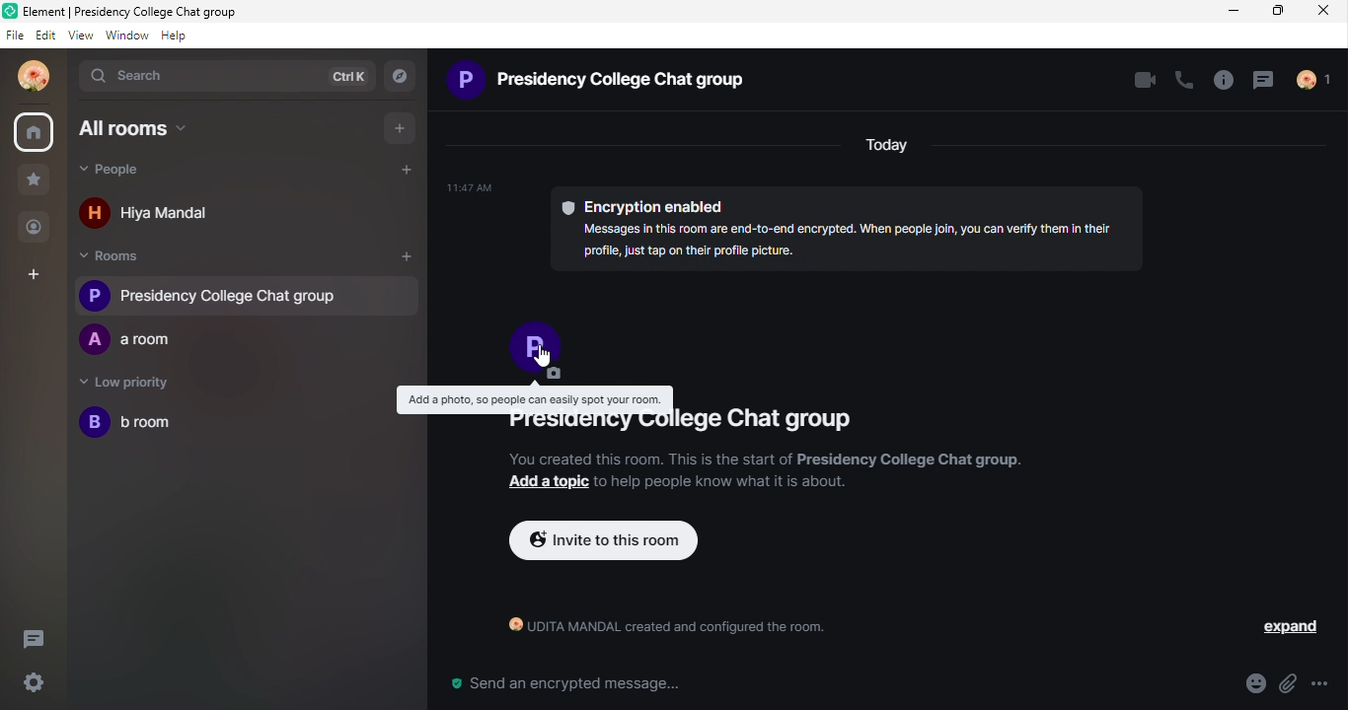 Image resolution: width=1348 pixels, height=710 pixels. What do you see at coordinates (404, 127) in the screenshot?
I see `add` at bounding box center [404, 127].